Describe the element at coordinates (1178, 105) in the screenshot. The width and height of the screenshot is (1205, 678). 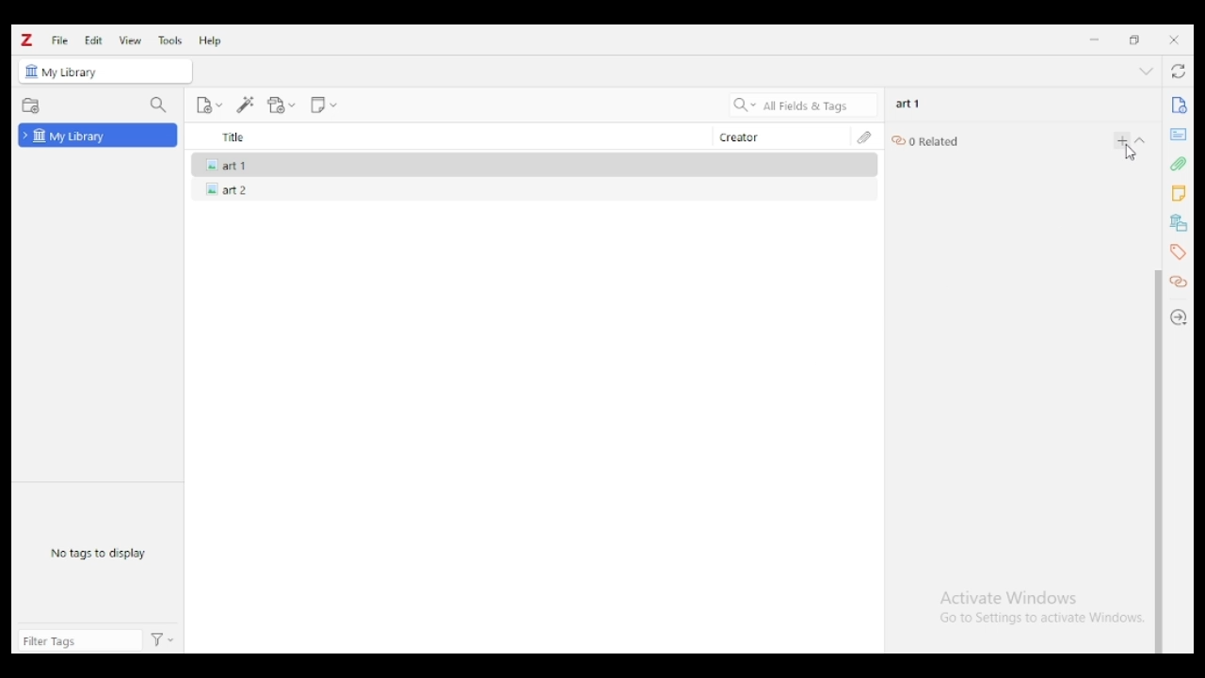
I see `info` at that location.